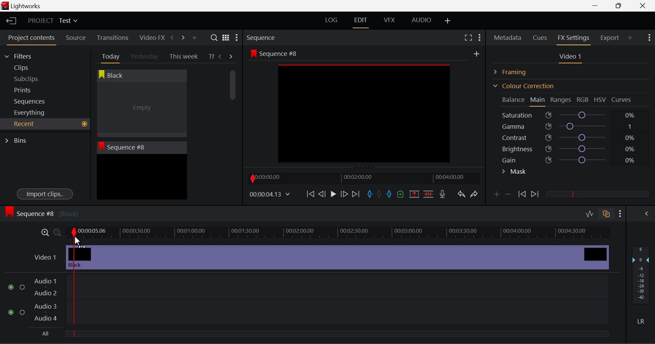  I want to click on Sequence #8 Preview Screen, so click(364, 108).